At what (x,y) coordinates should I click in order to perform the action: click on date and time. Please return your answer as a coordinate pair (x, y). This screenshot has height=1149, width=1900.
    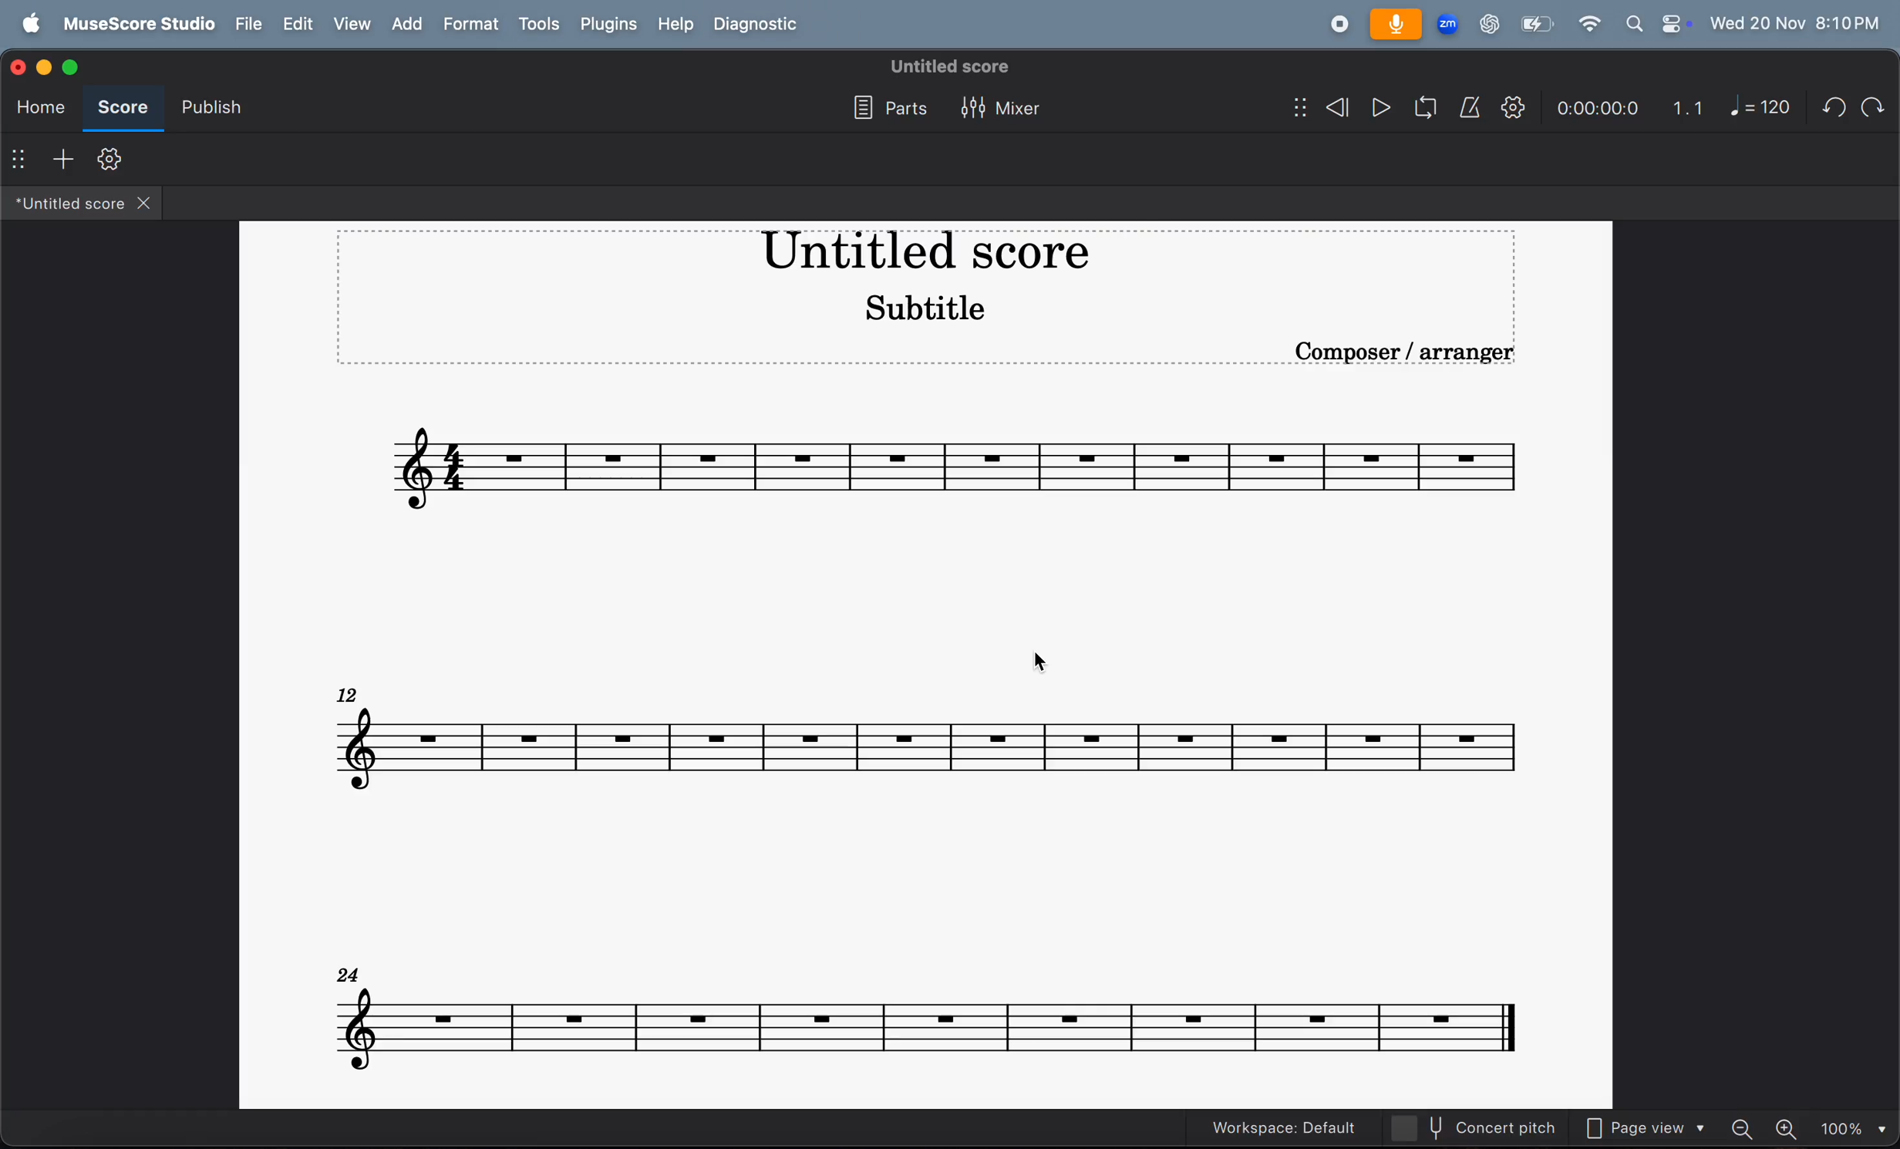
    Looking at the image, I should click on (1796, 25).